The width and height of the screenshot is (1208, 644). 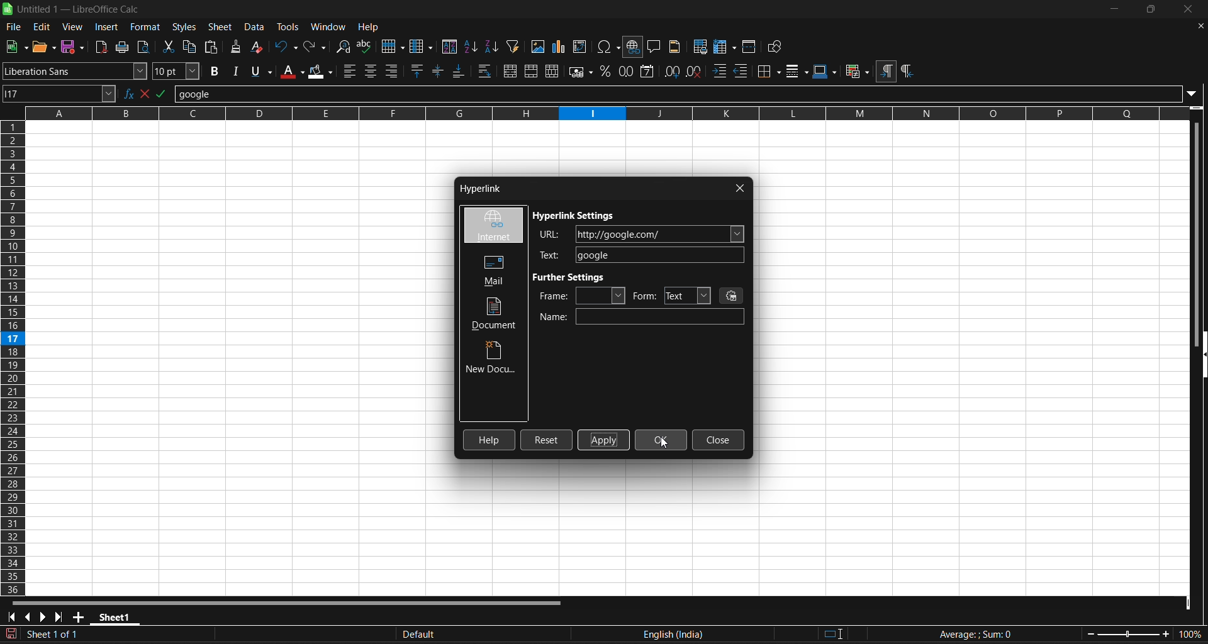 I want to click on freeze row and column, so click(x=725, y=46).